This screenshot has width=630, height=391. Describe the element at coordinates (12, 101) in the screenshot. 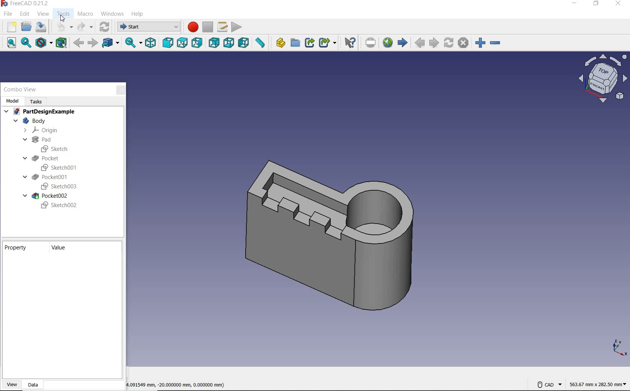

I see `Model` at that location.